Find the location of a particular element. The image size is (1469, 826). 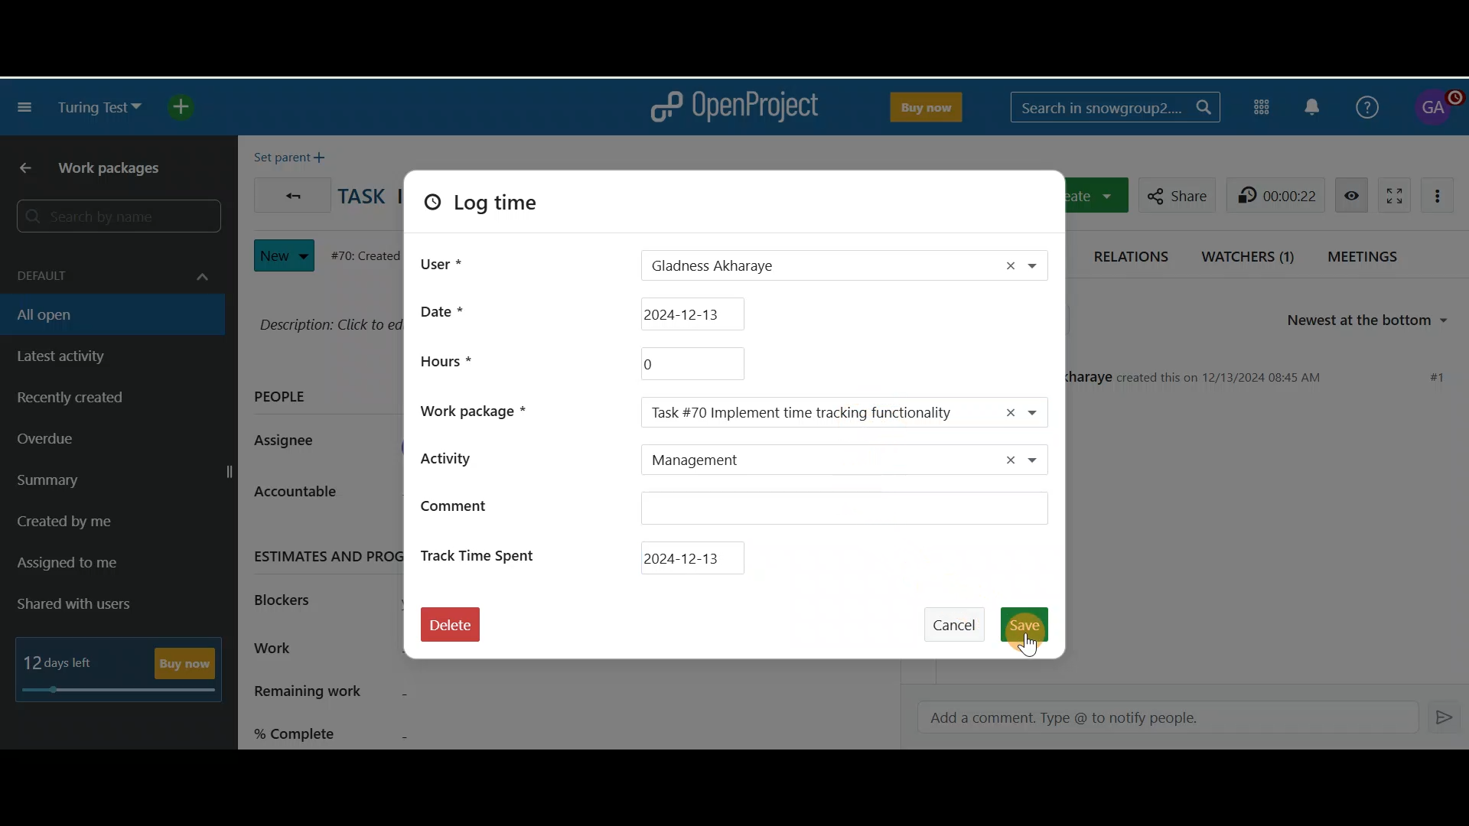

00:00:06 is located at coordinates (1279, 194).